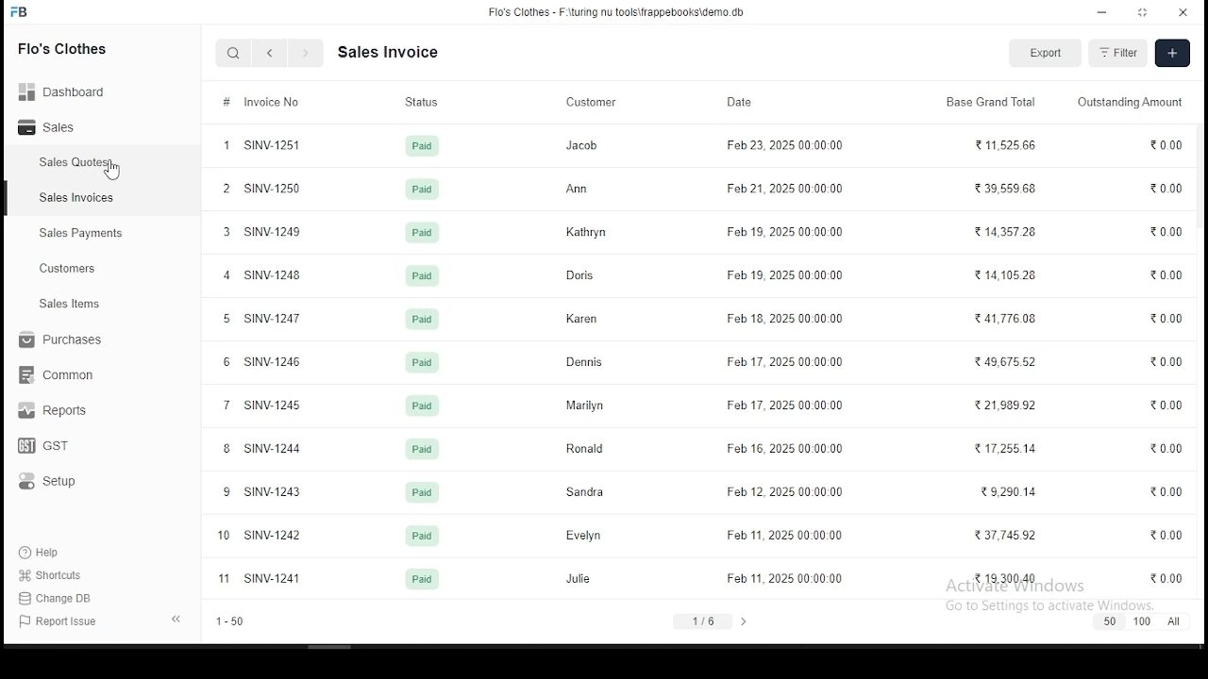  What do you see at coordinates (788, 536) in the screenshot?
I see `Feb 11, 2025 00:00:00` at bounding box center [788, 536].